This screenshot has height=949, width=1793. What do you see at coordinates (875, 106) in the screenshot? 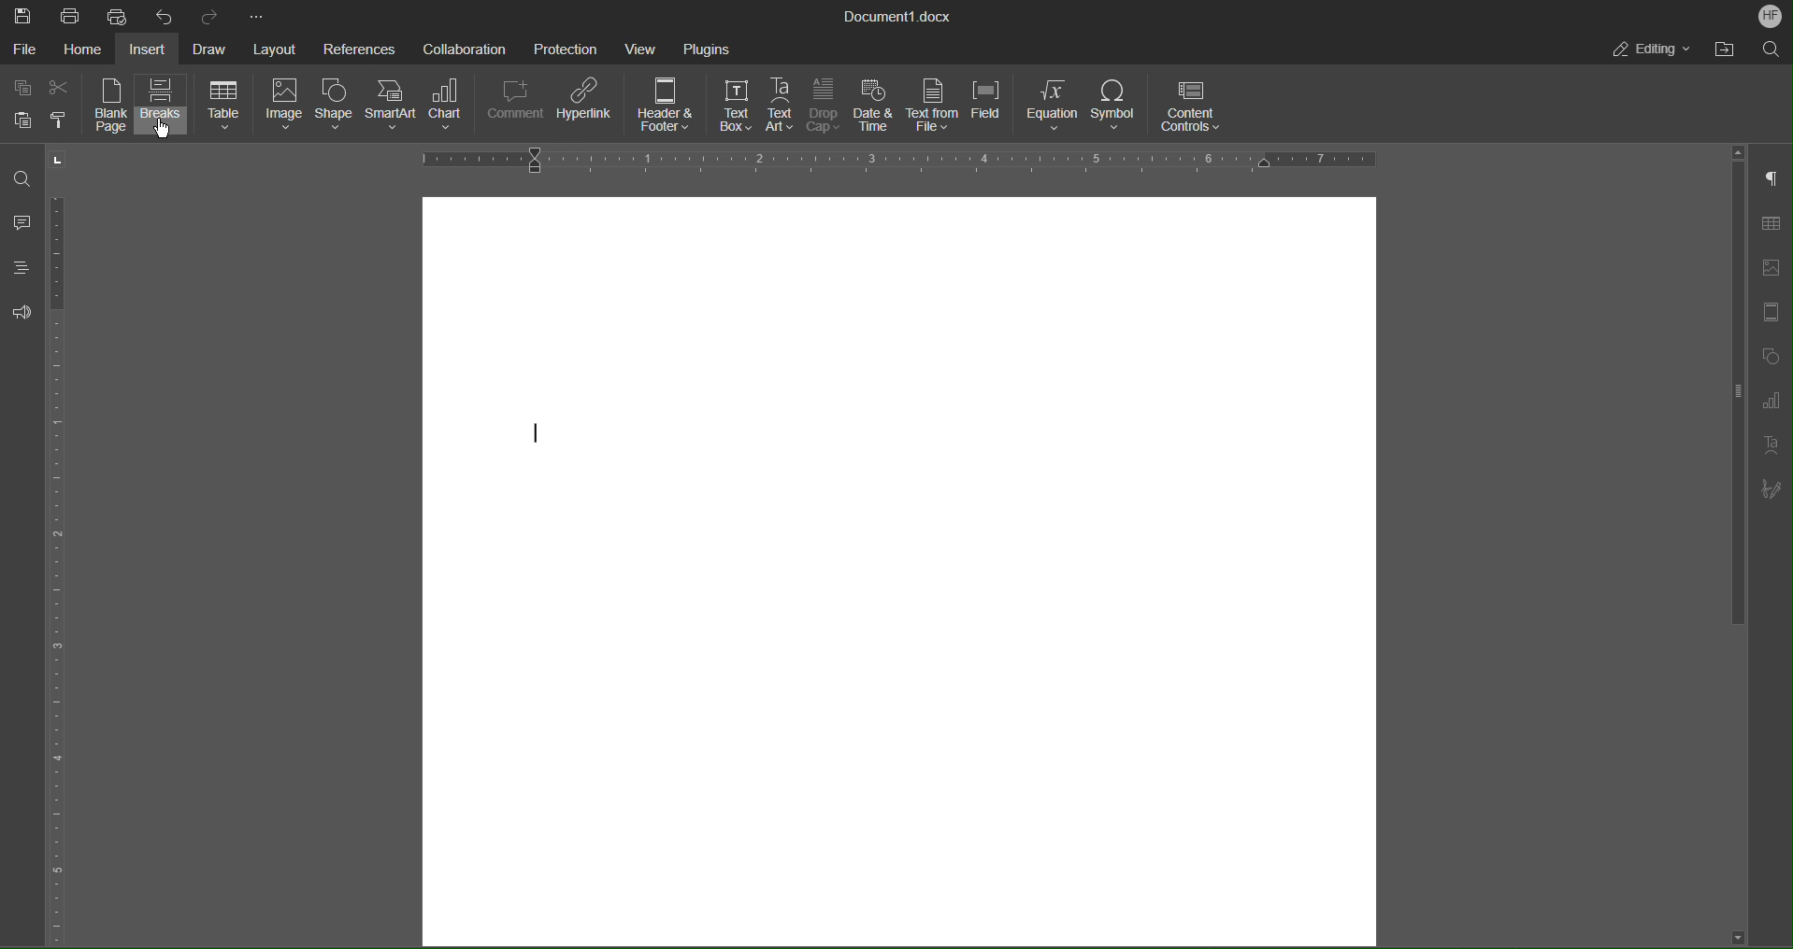
I see `Date and Time` at bounding box center [875, 106].